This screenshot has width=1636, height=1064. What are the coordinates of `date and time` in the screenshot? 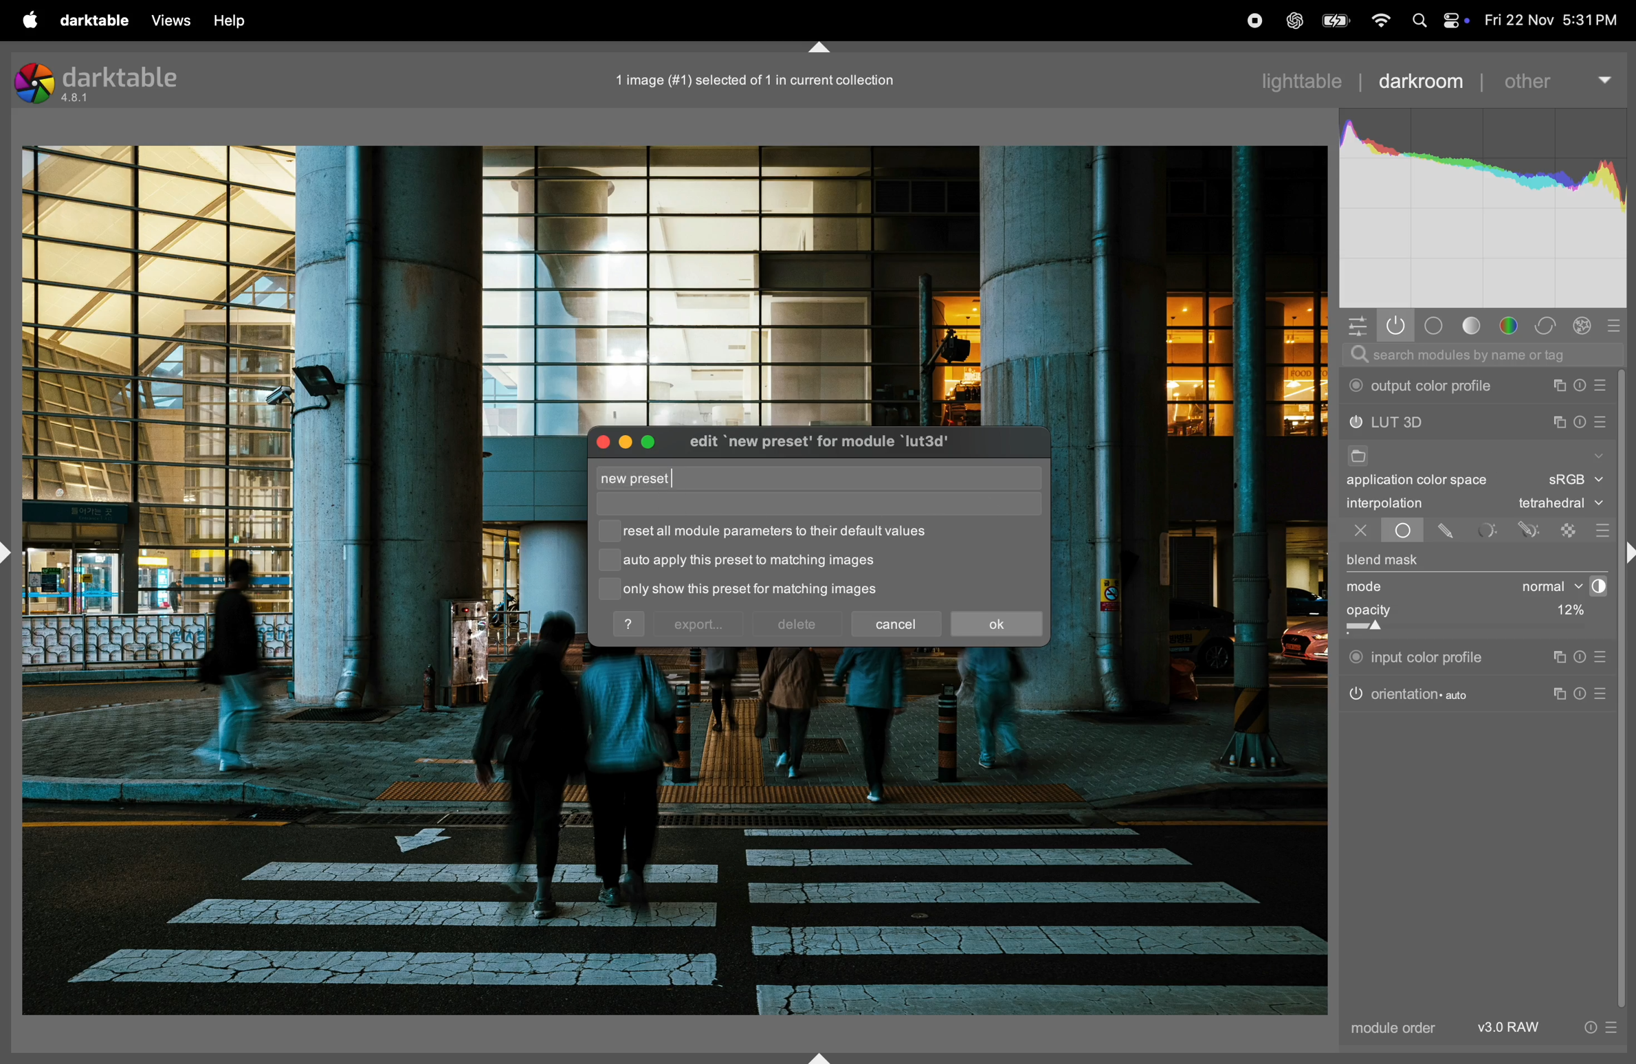 It's located at (1553, 21).